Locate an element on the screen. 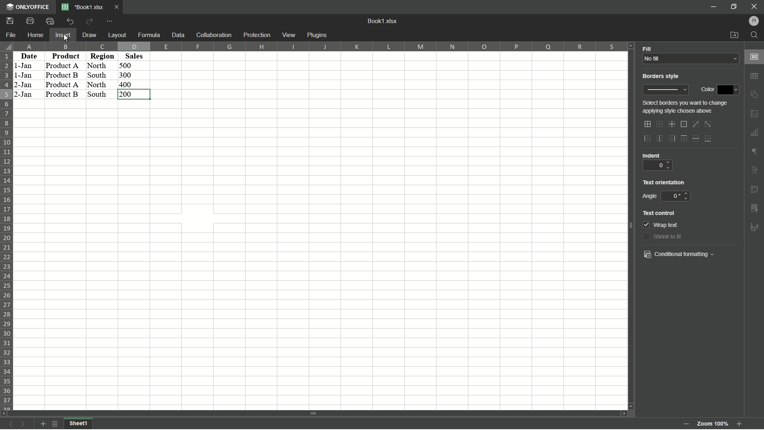 This screenshot has height=430, width=764. bottom line is located at coordinates (708, 139).